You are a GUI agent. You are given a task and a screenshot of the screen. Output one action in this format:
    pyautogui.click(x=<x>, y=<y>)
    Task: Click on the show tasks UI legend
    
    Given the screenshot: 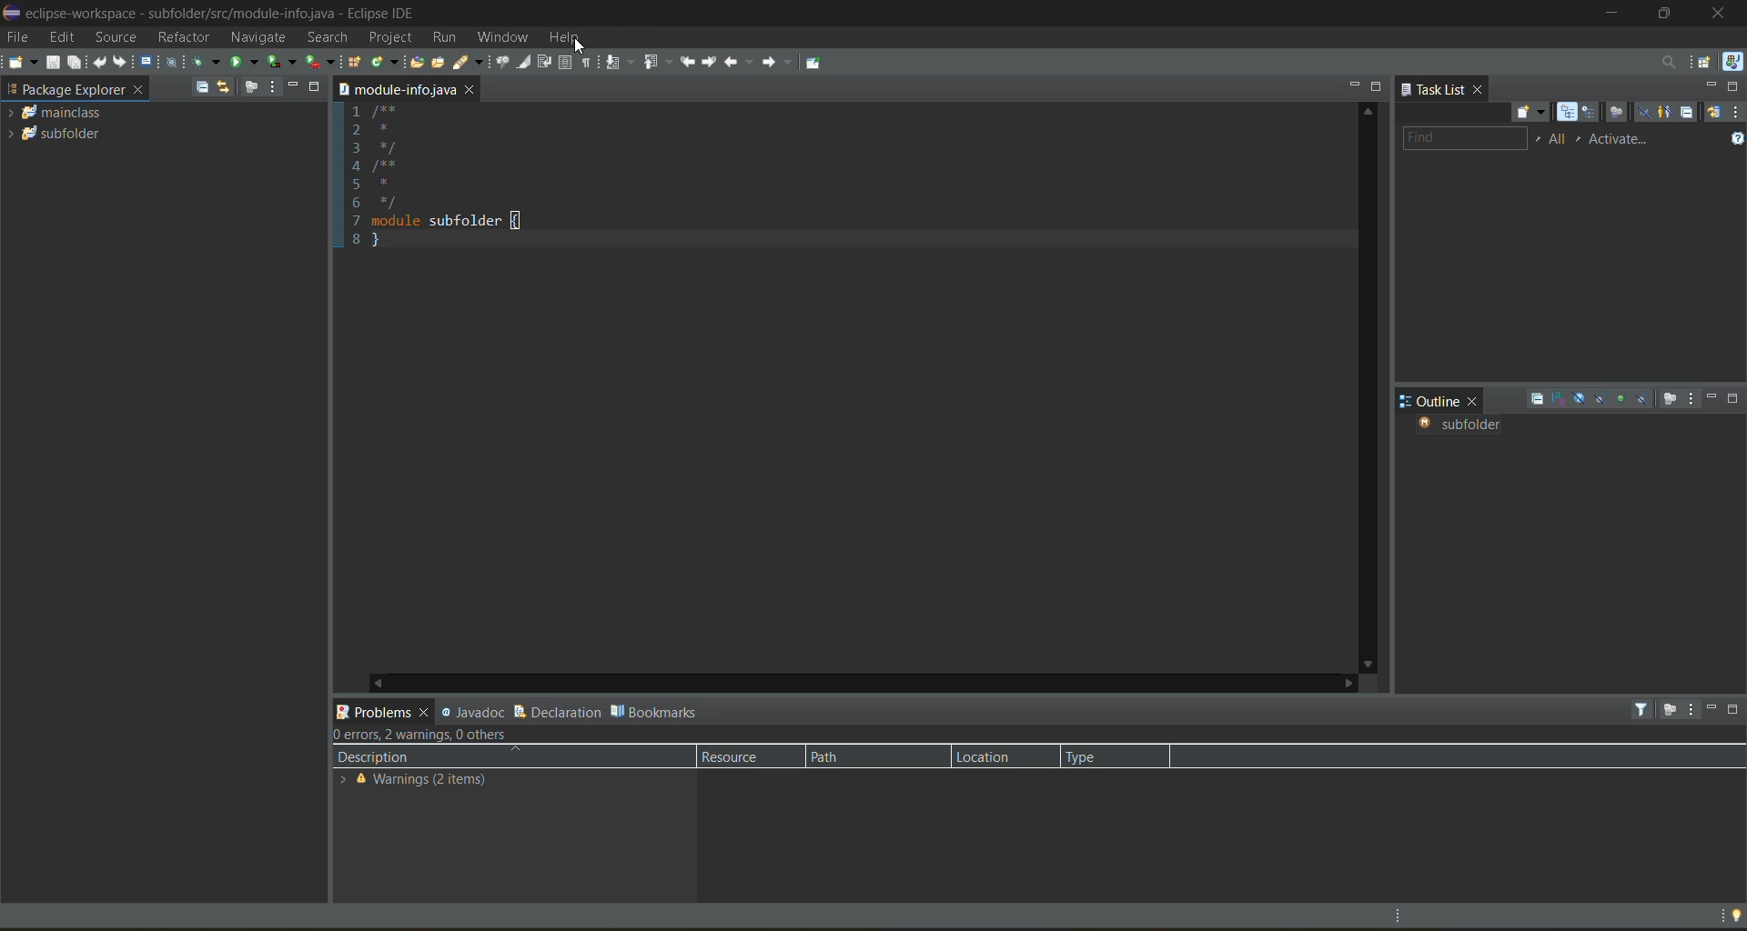 What is the action you would take?
    pyautogui.click(x=1736, y=137)
    